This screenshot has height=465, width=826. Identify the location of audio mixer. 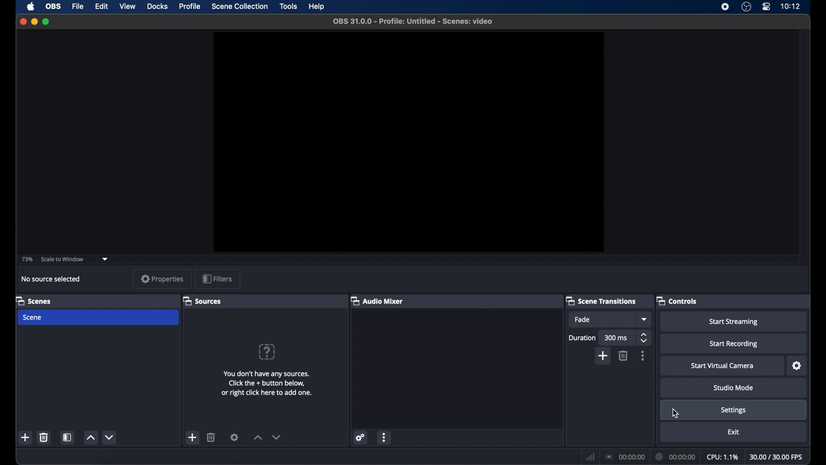
(378, 302).